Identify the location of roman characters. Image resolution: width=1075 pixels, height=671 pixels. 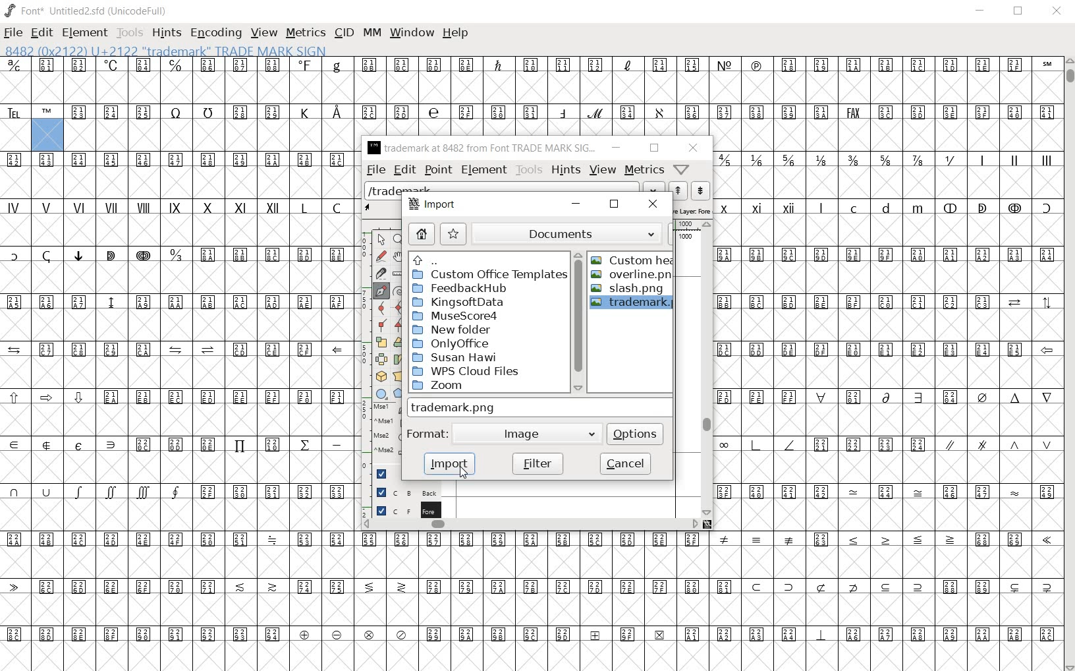
(763, 221).